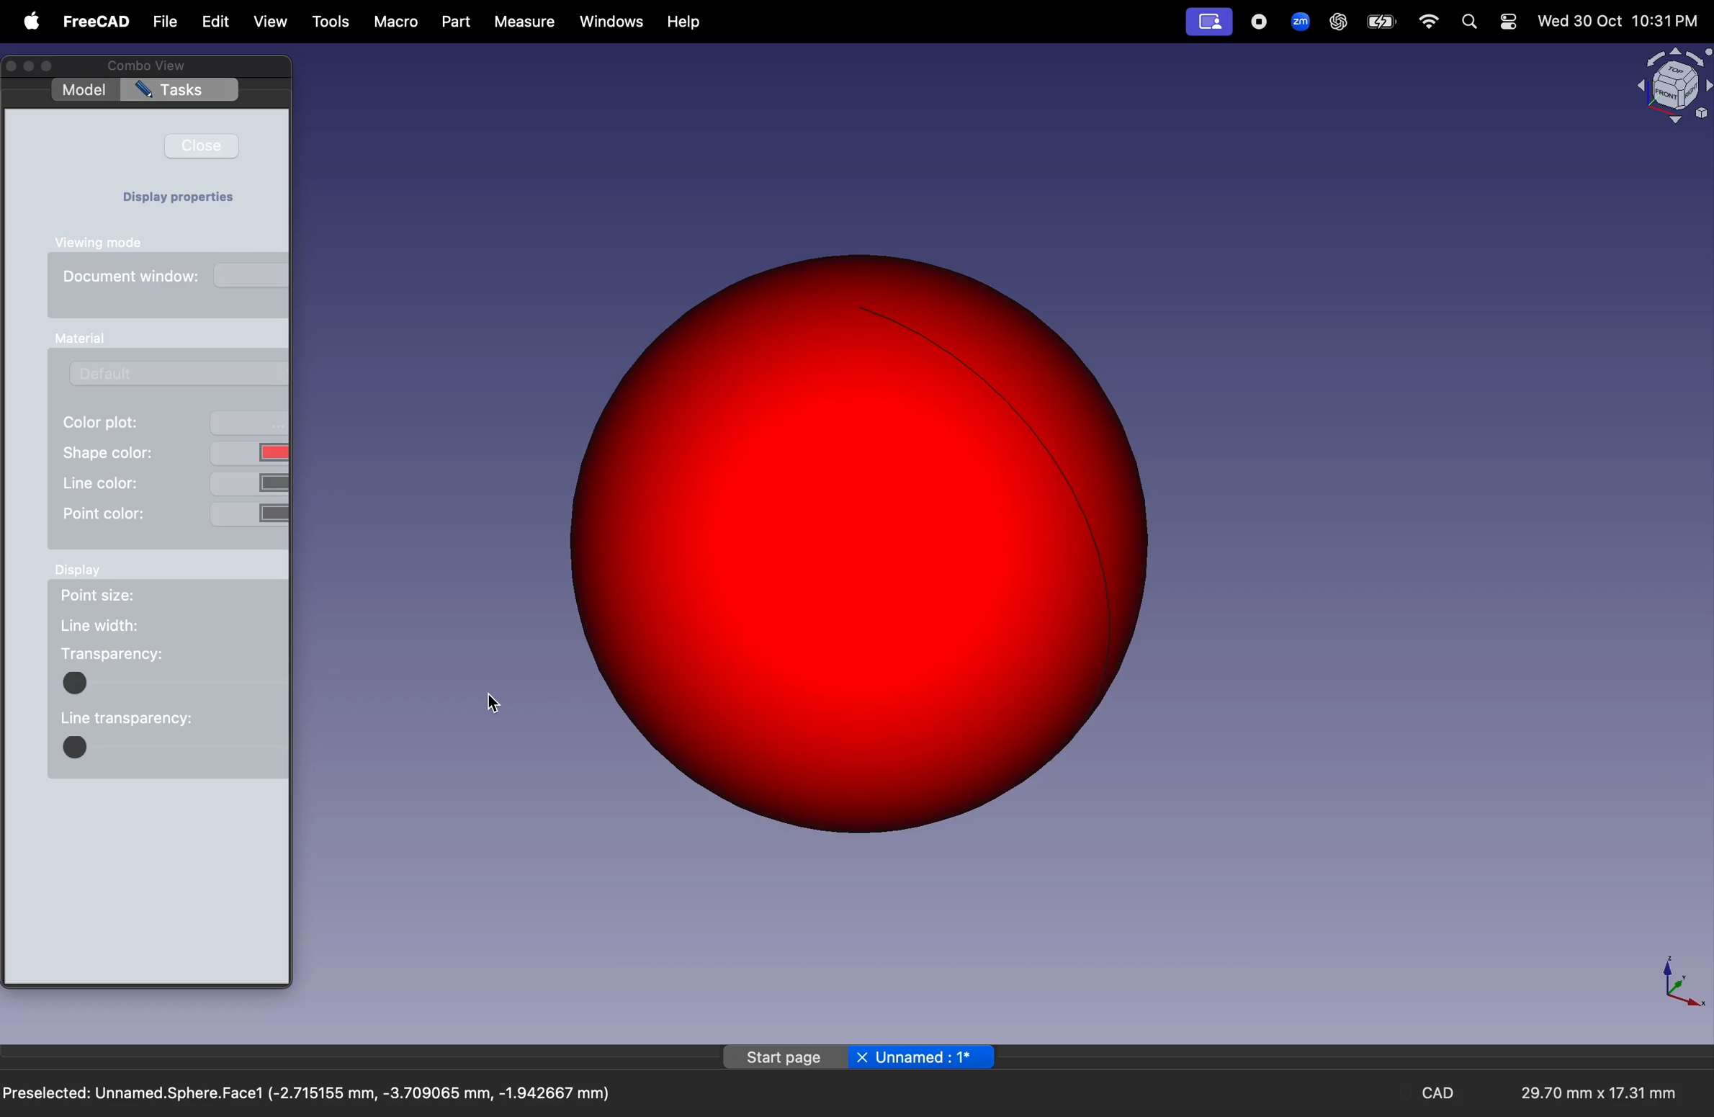  What do you see at coordinates (175, 483) in the screenshot?
I see `line color` at bounding box center [175, 483].